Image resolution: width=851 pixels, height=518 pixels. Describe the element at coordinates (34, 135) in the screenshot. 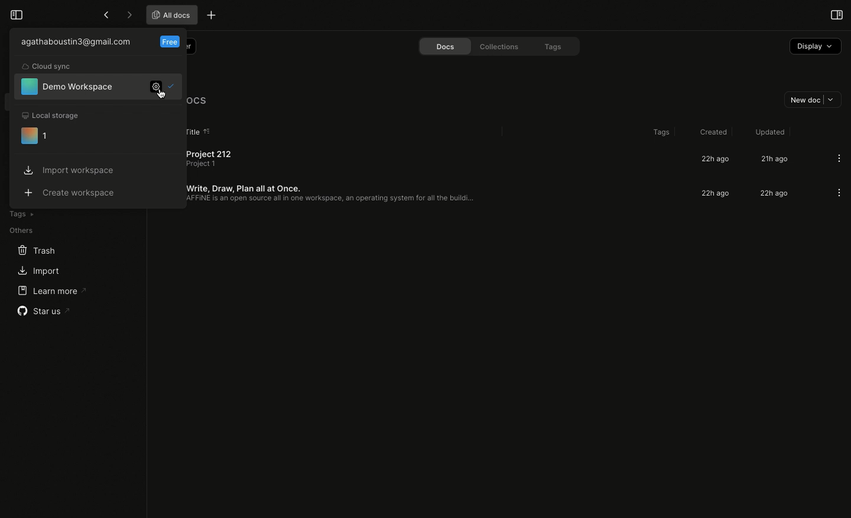

I see `1` at that location.